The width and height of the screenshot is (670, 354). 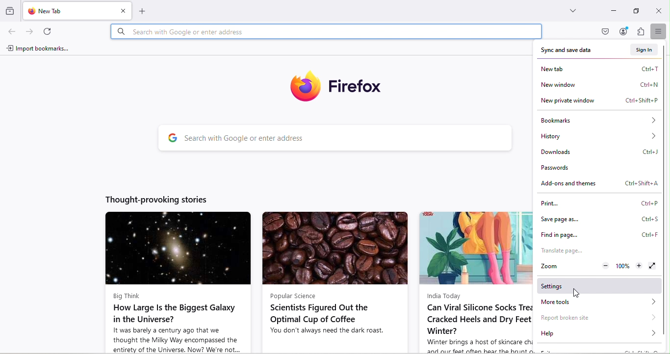 I want to click on close tab, so click(x=122, y=9).